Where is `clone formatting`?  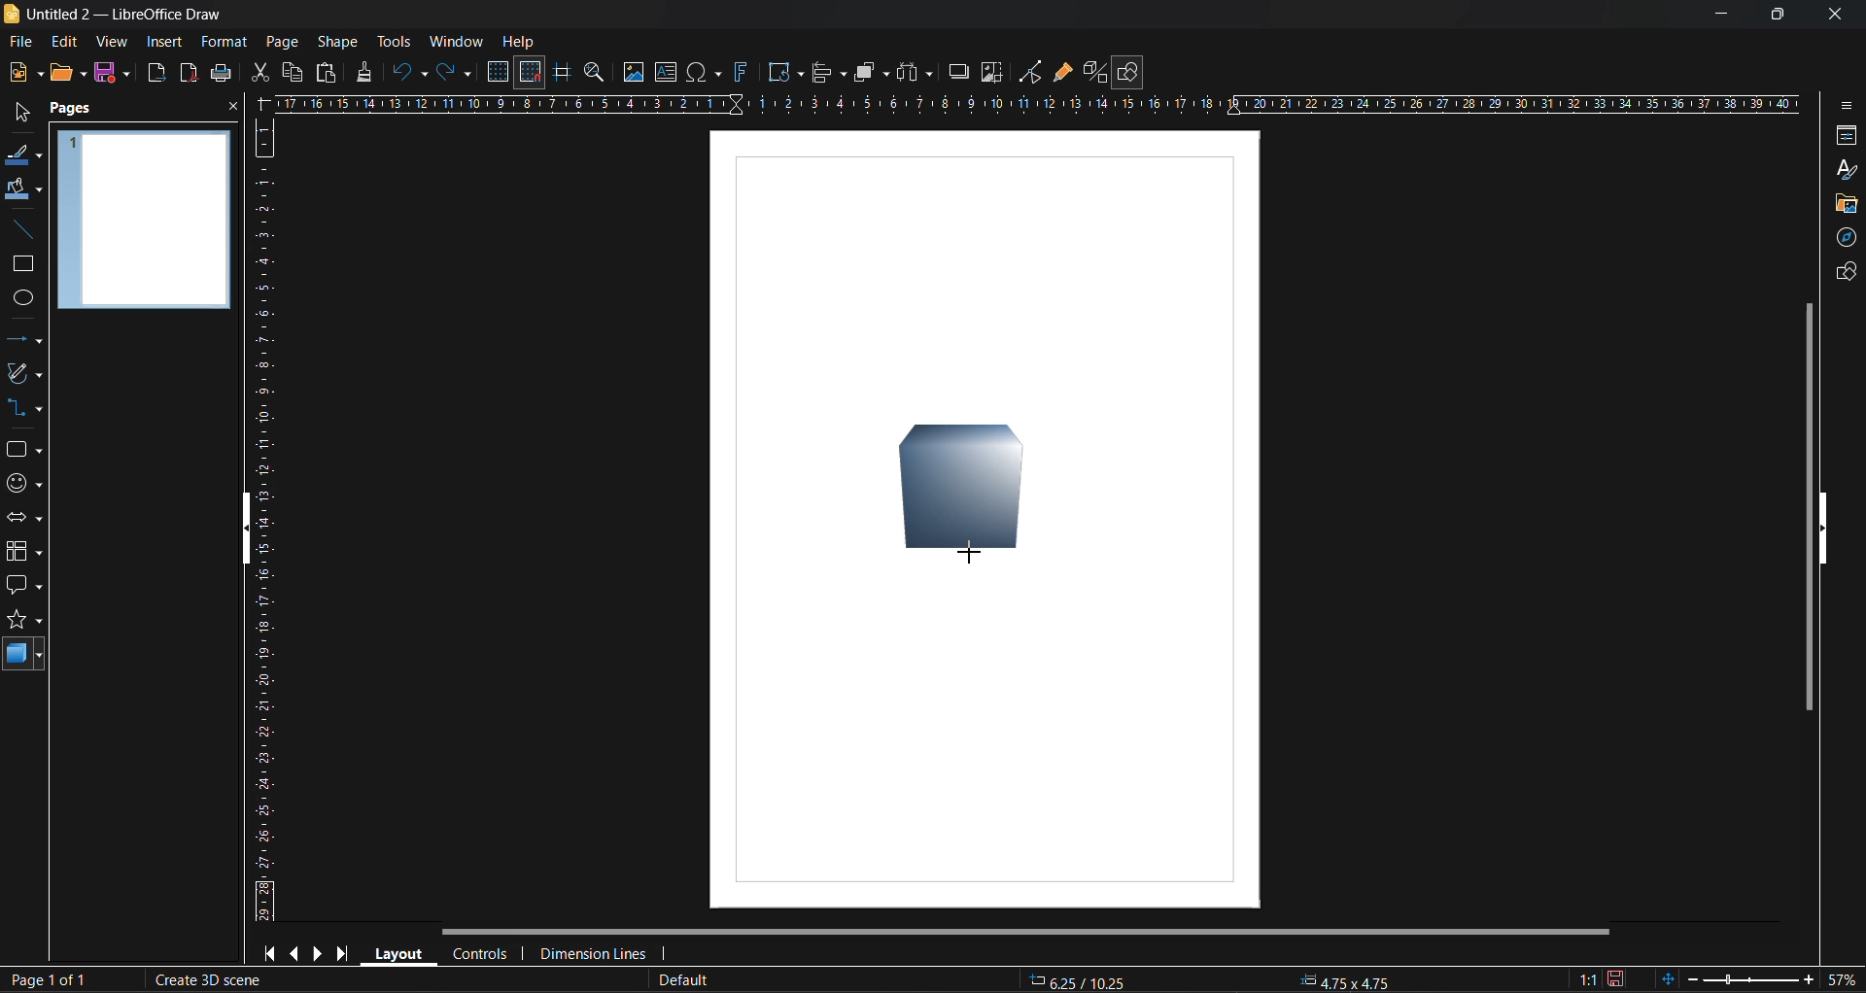
clone formatting is located at coordinates (365, 72).